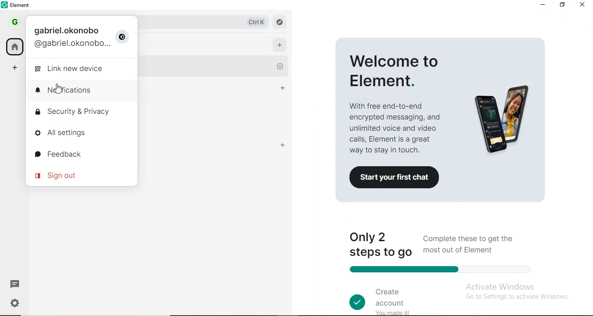 Image resolution: width=593 pixels, height=316 pixels. What do you see at coordinates (86, 177) in the screenshot?
I see `sign out` at bounding box center [86, 177].